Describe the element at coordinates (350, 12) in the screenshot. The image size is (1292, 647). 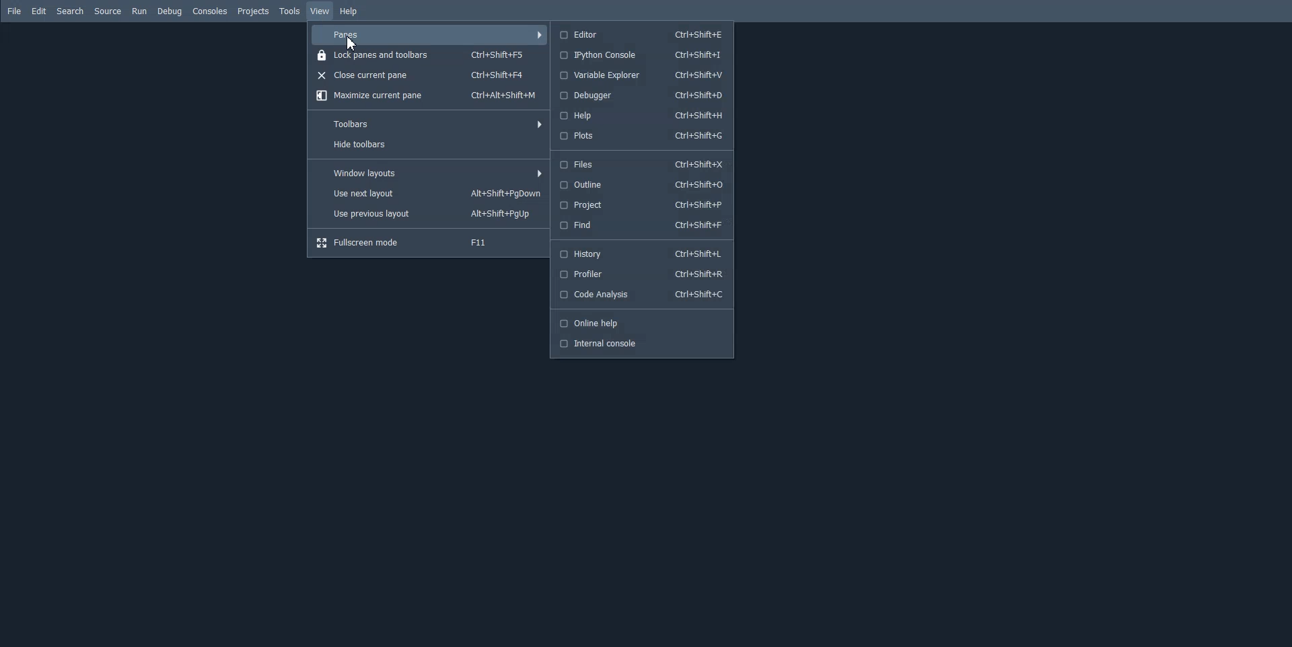
I see `Help` at that location.